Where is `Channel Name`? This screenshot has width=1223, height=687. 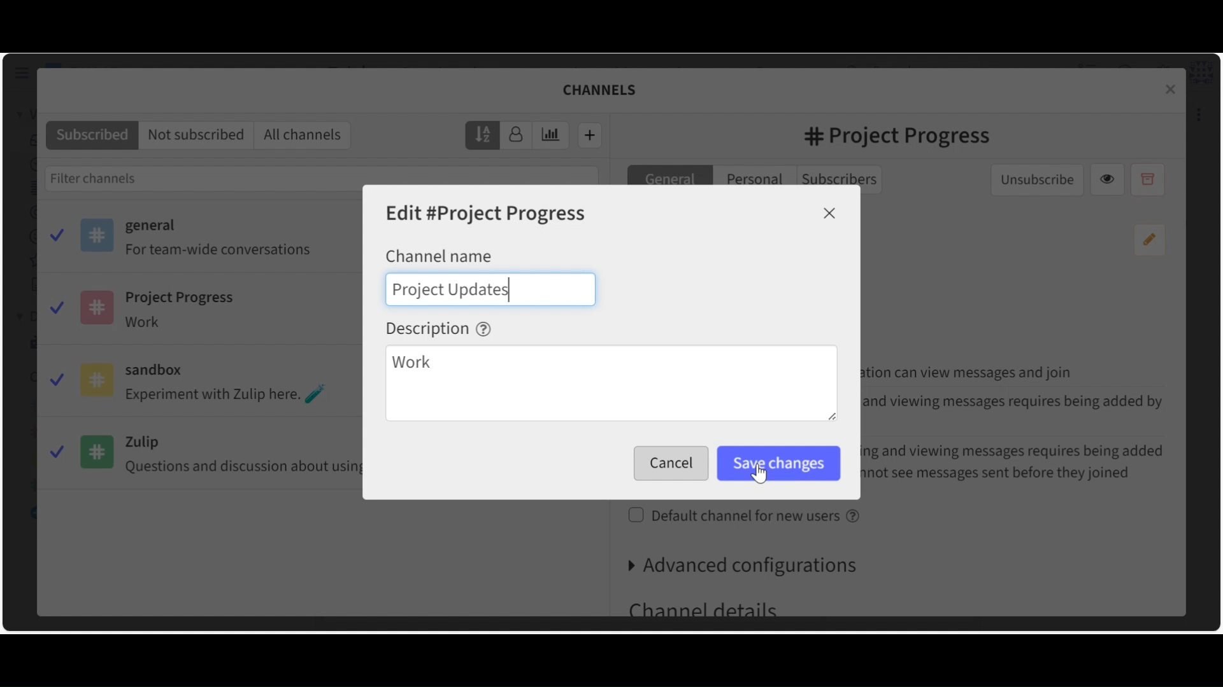 Channel Name is located at coordinates (439, 255).